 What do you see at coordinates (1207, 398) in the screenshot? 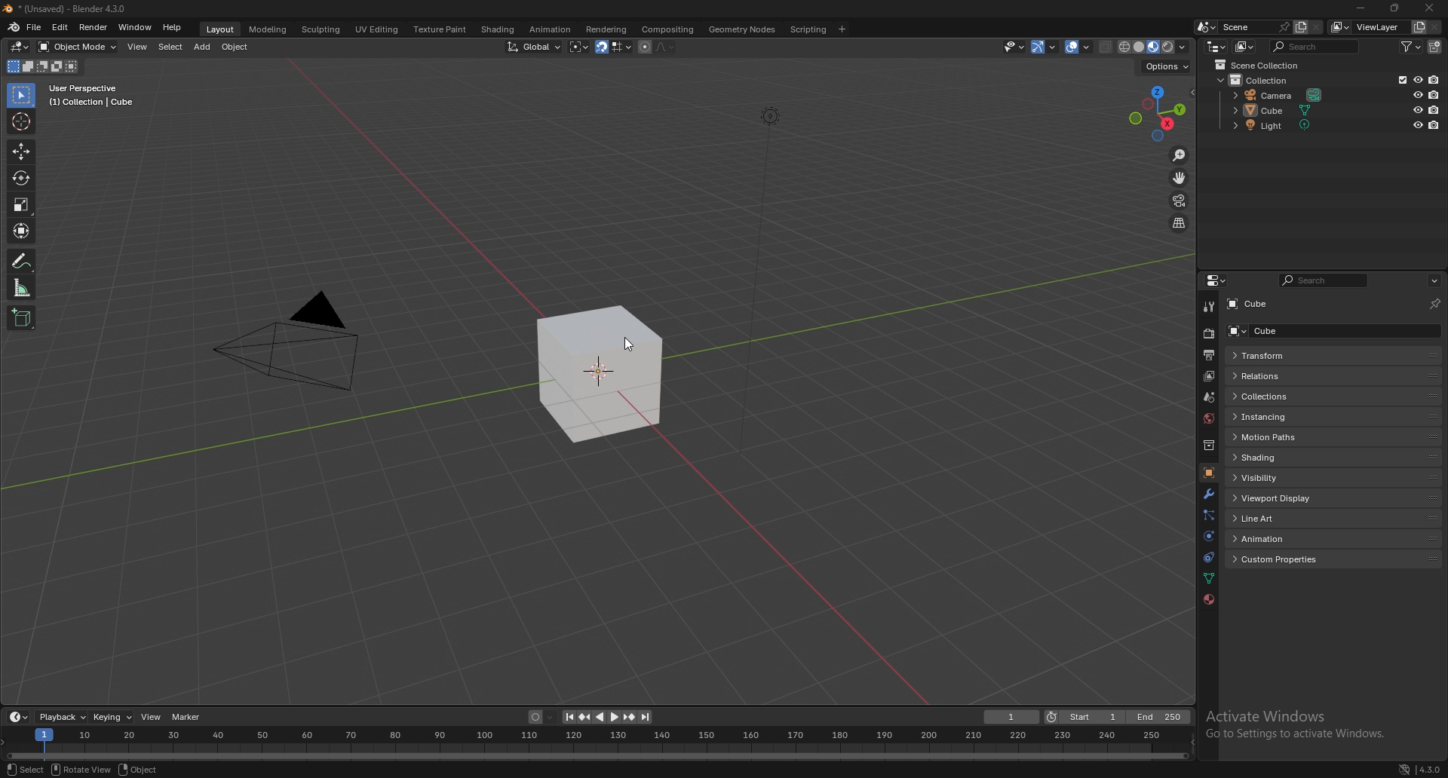
I see `scene` at bounding box center [1207, 398].